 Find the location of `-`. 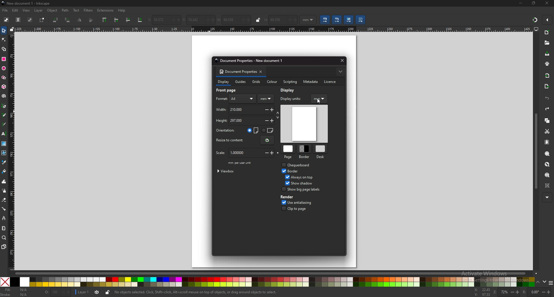

- is located at coordinates (265, 121).